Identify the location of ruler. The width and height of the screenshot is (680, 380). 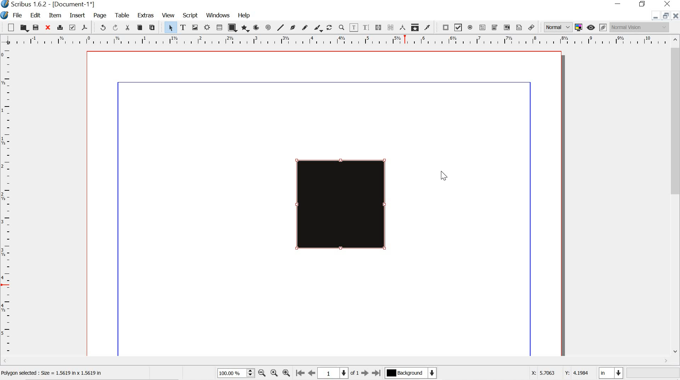
(334, 40).